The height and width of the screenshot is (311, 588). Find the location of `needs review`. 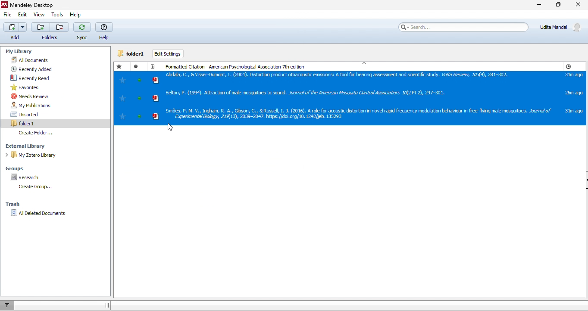

needs review is located at coordinates (30, 97).